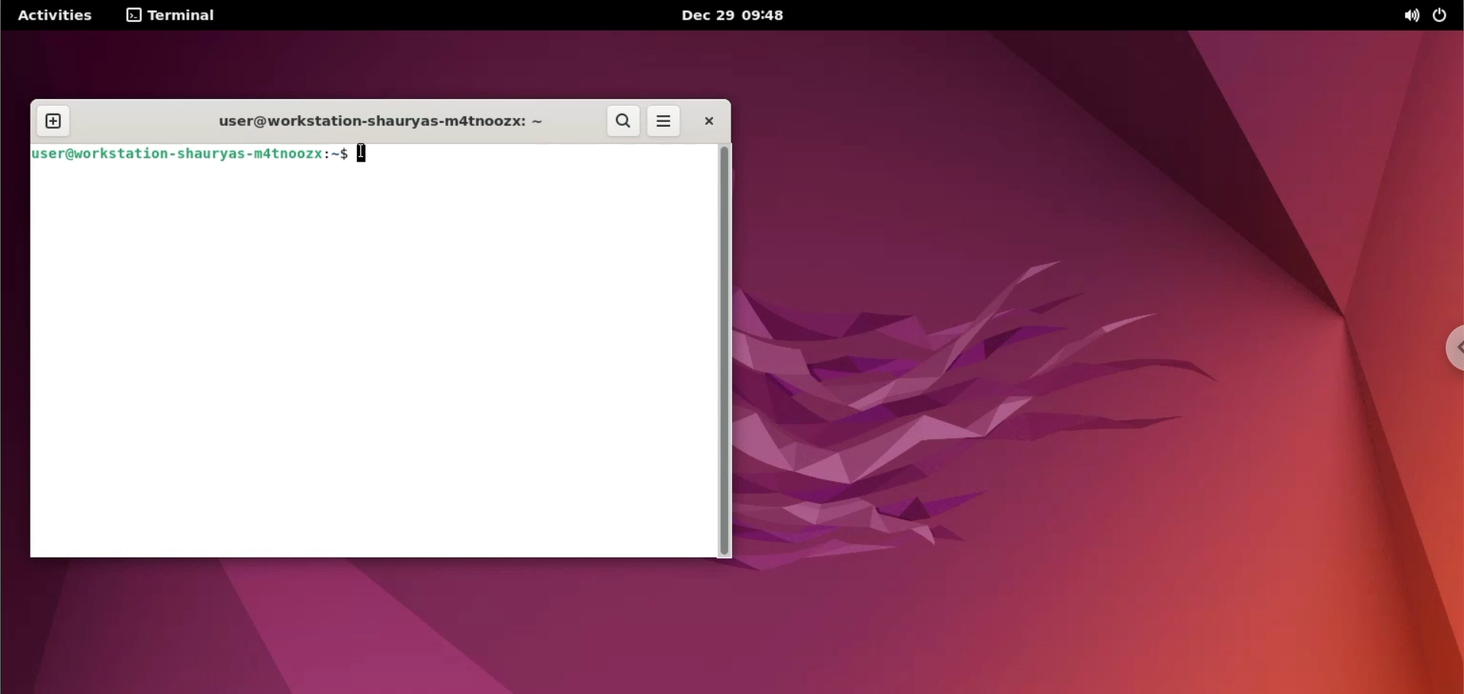 This screenshot has width=1464, height=694. Describe the element at coordinates (1411, 17) in the screenshot. I see `sound option` at that location.